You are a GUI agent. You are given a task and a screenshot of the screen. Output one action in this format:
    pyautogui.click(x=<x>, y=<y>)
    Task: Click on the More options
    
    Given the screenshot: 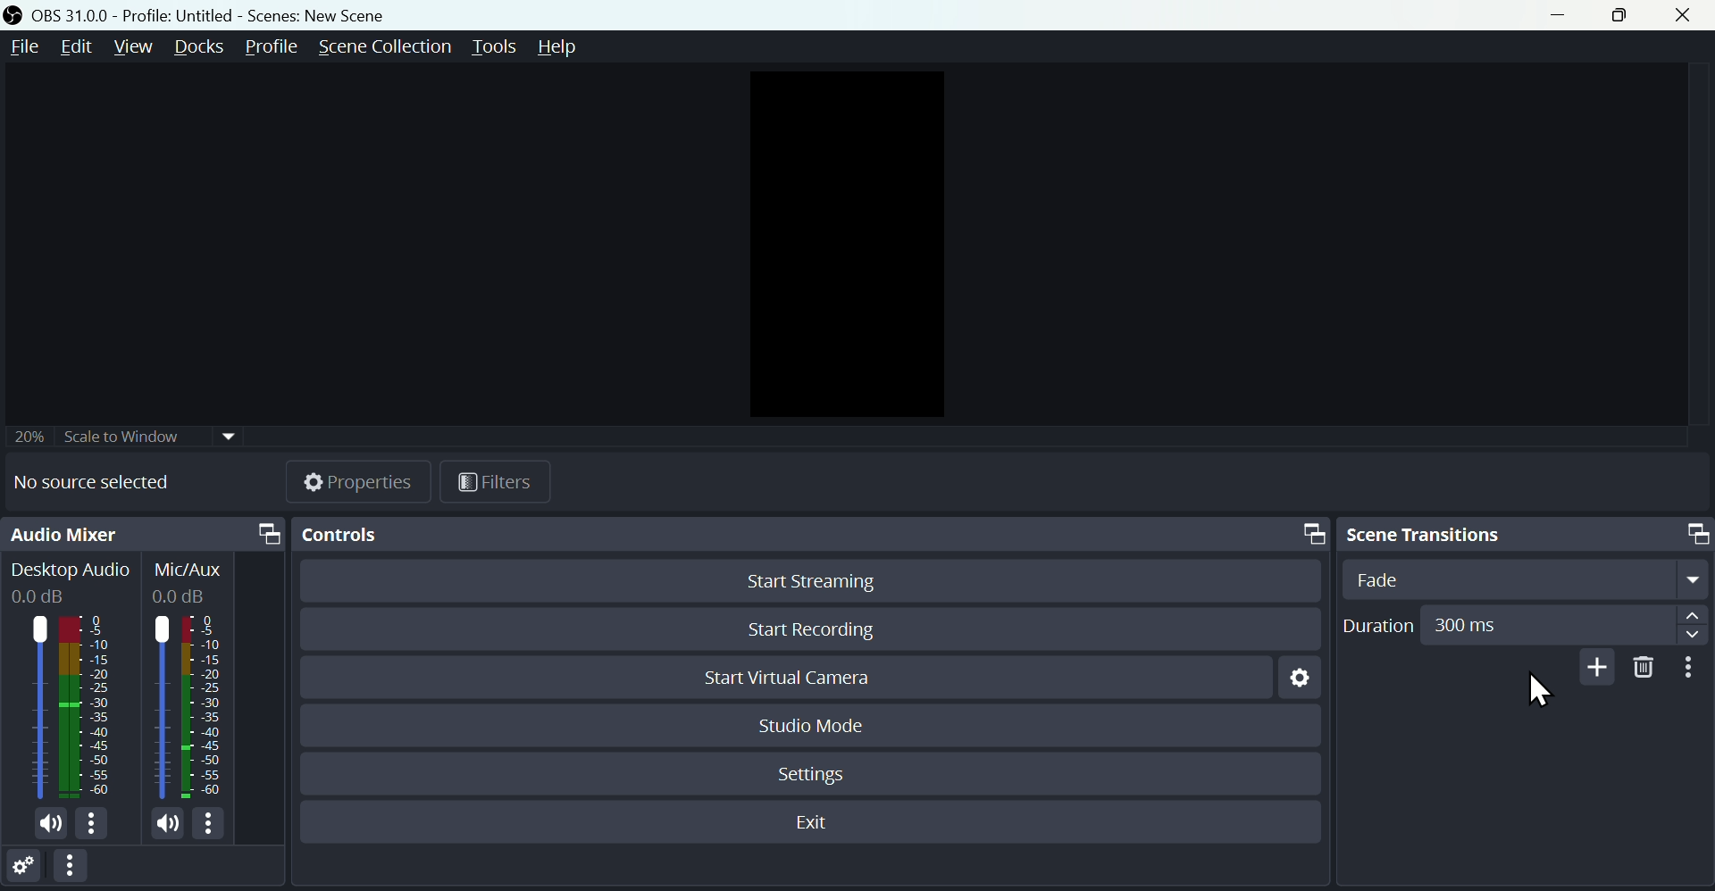 What is the action you would take?
    pyautogui.click(x=93, y=824)
    